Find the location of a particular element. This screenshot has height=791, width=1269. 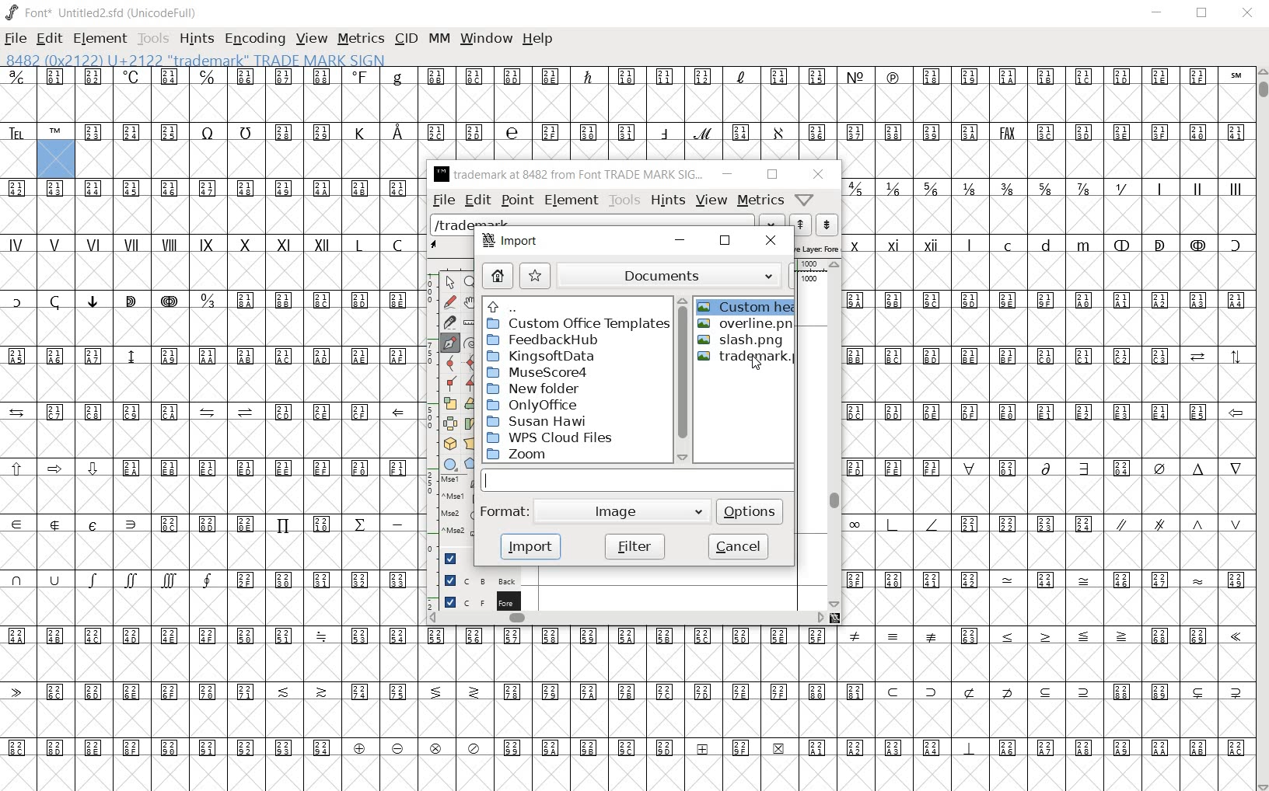

Susan Hawi is located at coordinates (538, 421).